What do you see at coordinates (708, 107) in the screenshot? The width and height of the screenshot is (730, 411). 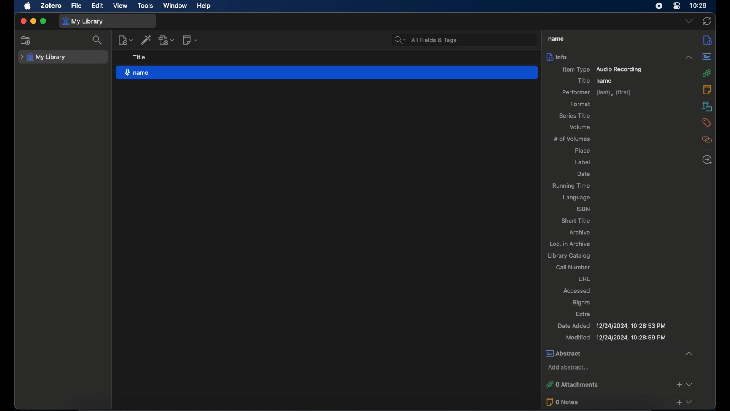 I see `libraries` at bounding box center [708, 107].